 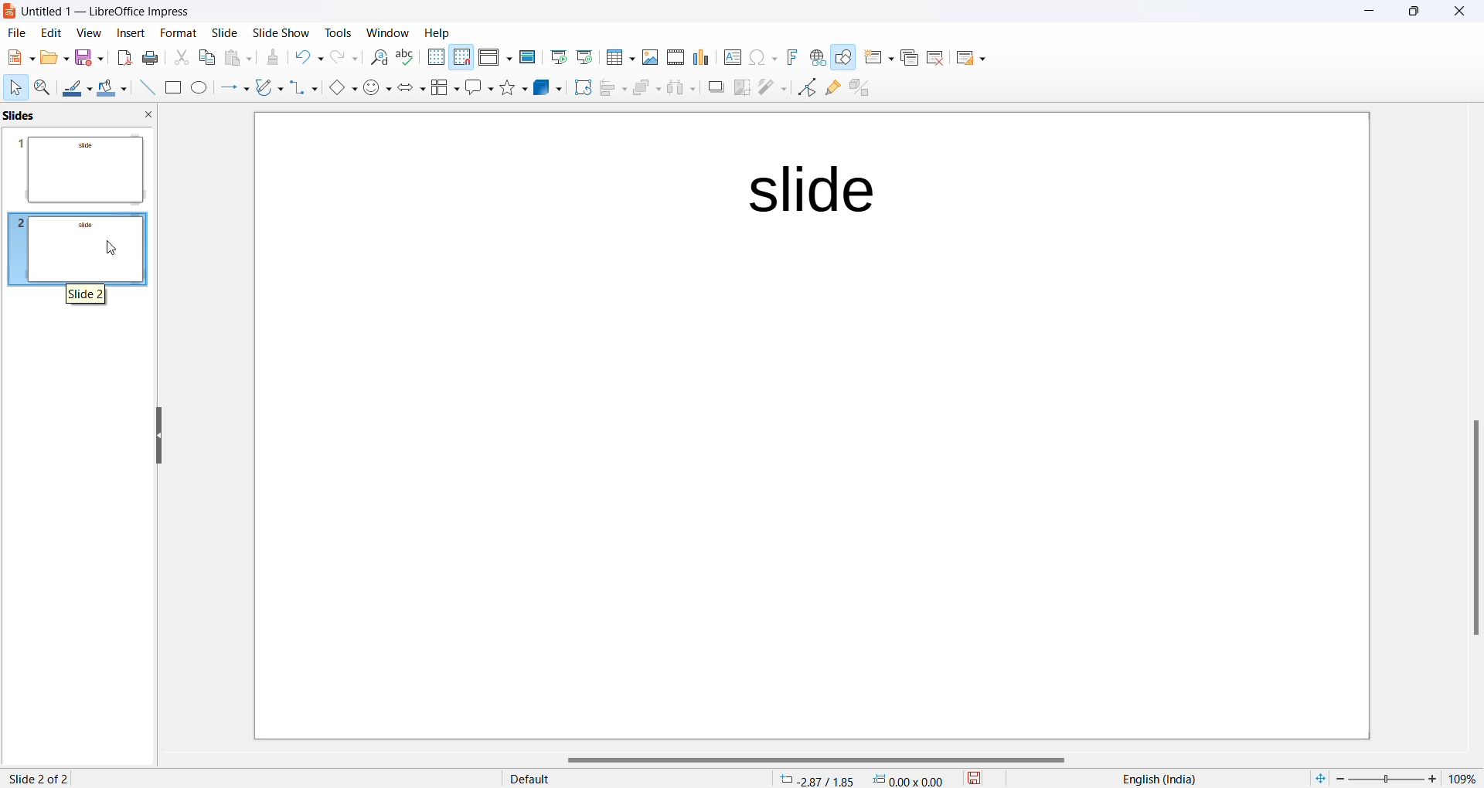 What do you see at coordinates (435, 57) in the screenshot?
I see `Display grid` at bounding box center [435, 57].